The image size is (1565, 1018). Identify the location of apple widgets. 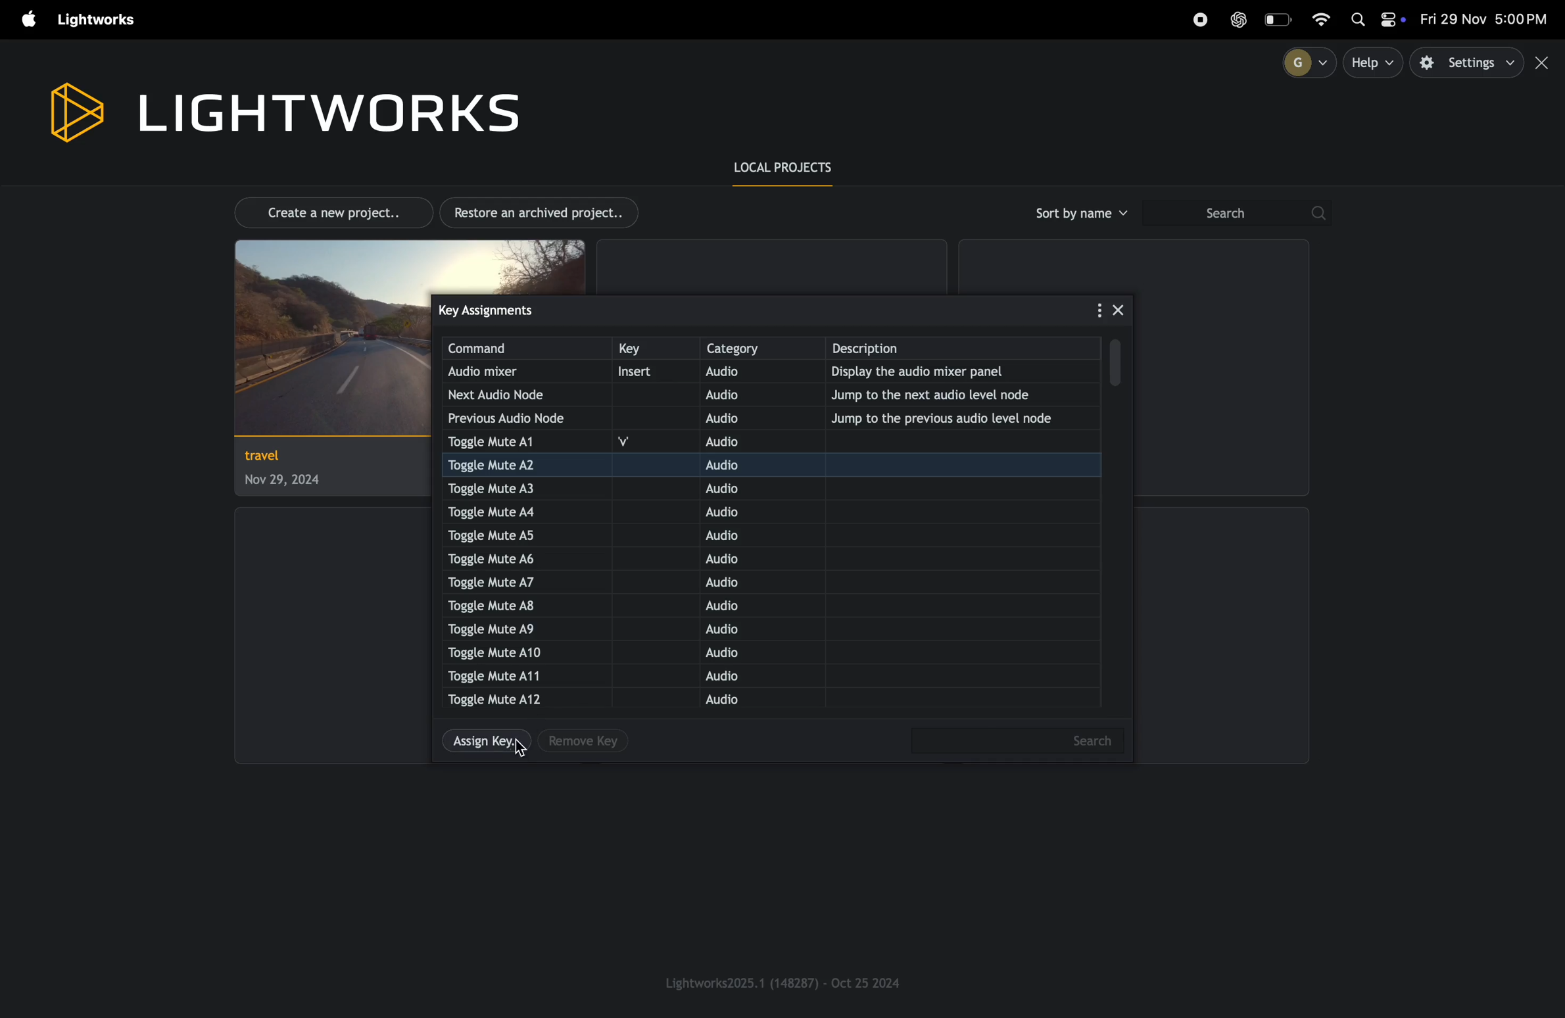
(1376, 21).